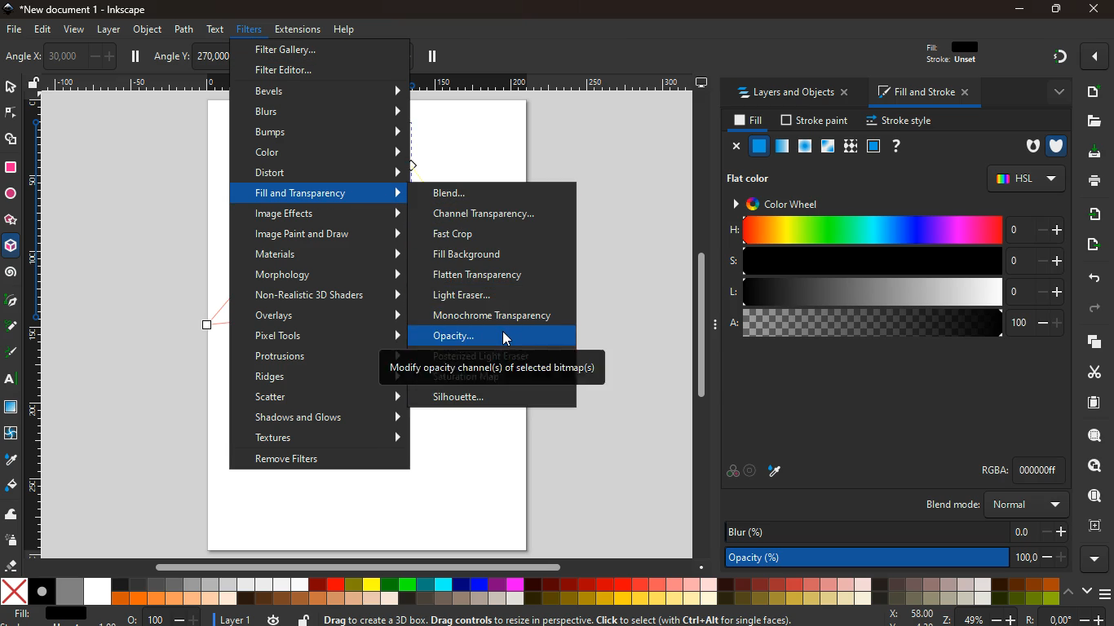  What do you see at coordinates (13, 141) in the screenshot?
I see `shapes` at bounding box center [13, 141].